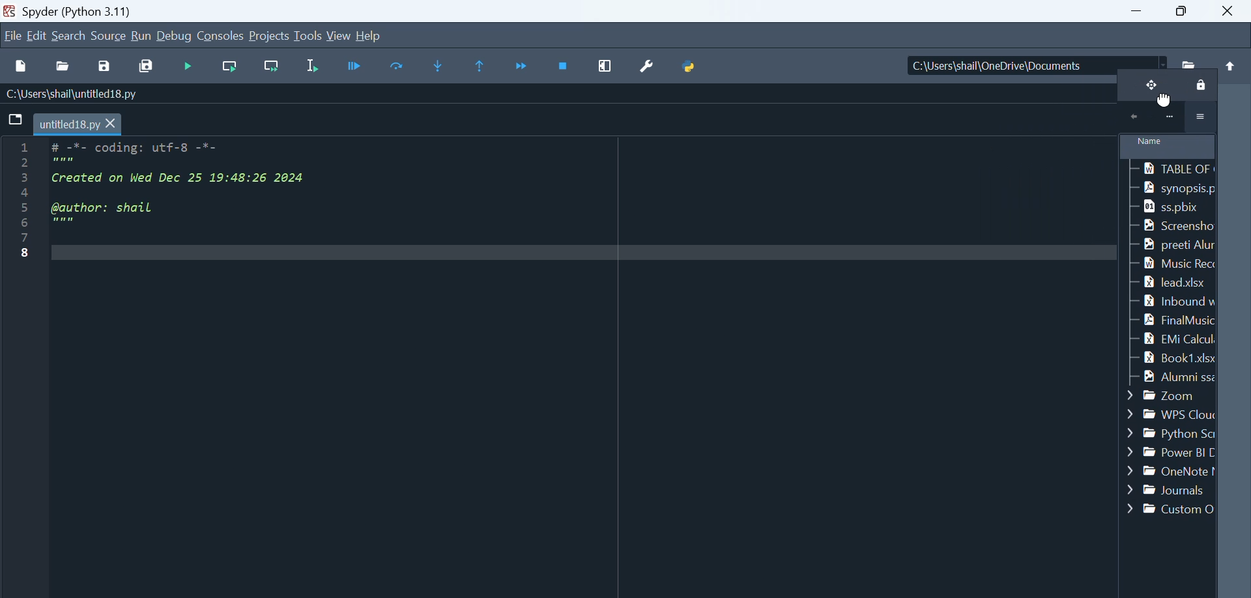 The width and height of the screenshot is (1251, 598). Describe the element at coordinates (65, 65) in the screenshot. I see `Open` at that location.